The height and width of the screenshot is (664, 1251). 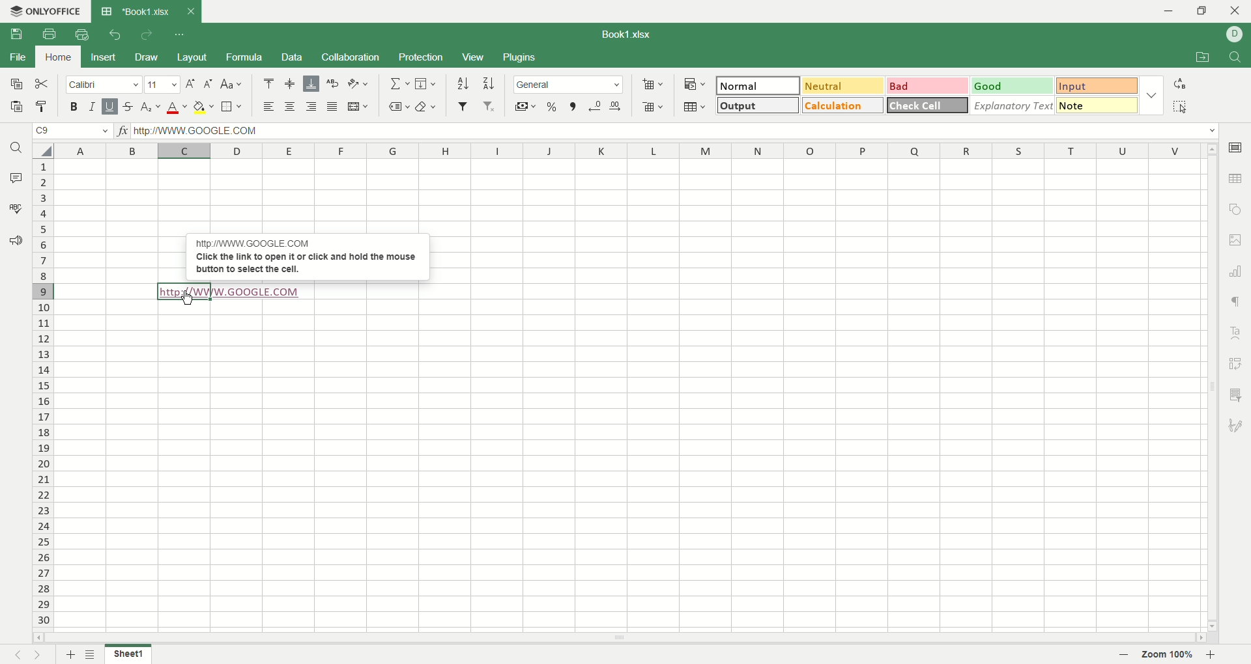 What do you see at coordinates (426, 82) in the screenshot?
I see `fill` at bounding box center [426, 82].